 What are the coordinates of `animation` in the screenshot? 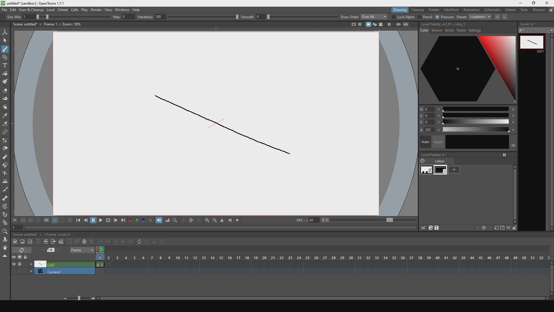 It's located at (472, 10).